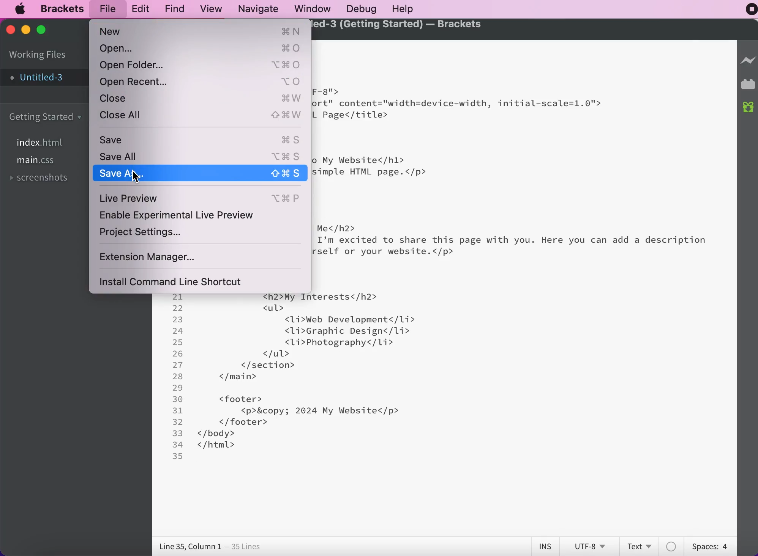  I want to click on view, so click(213, 8).